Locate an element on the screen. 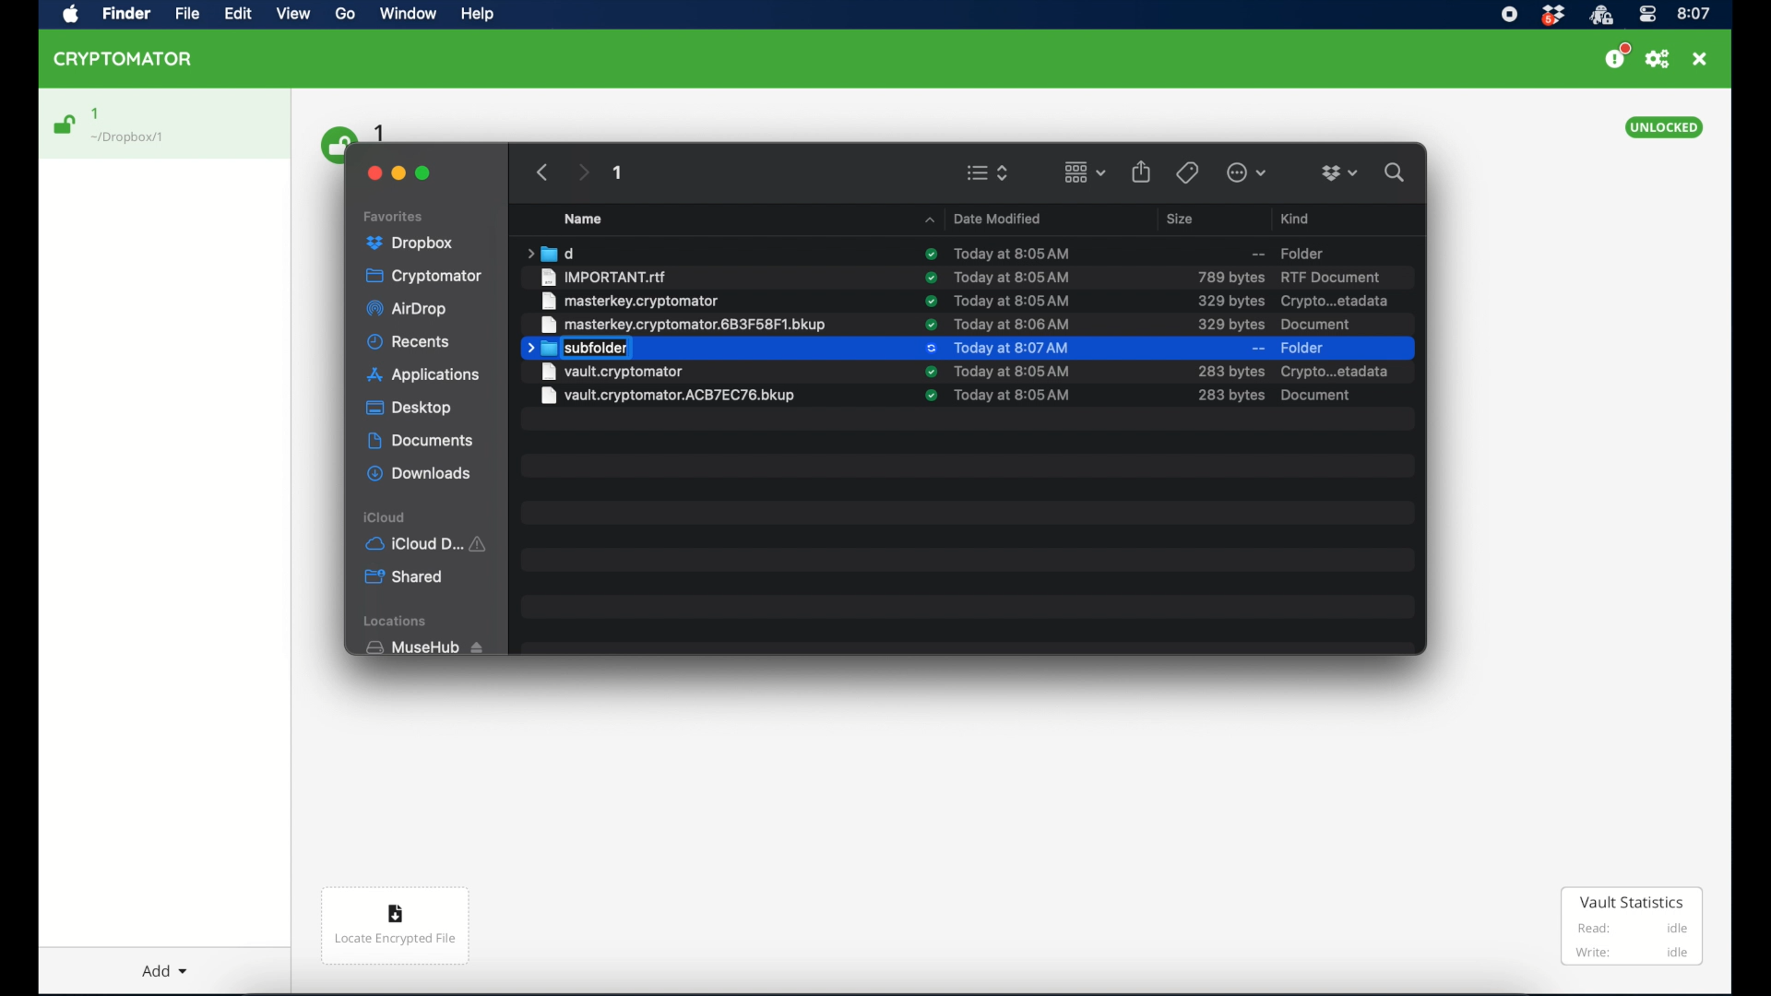  airdrop is located at coordinates (409, 311).